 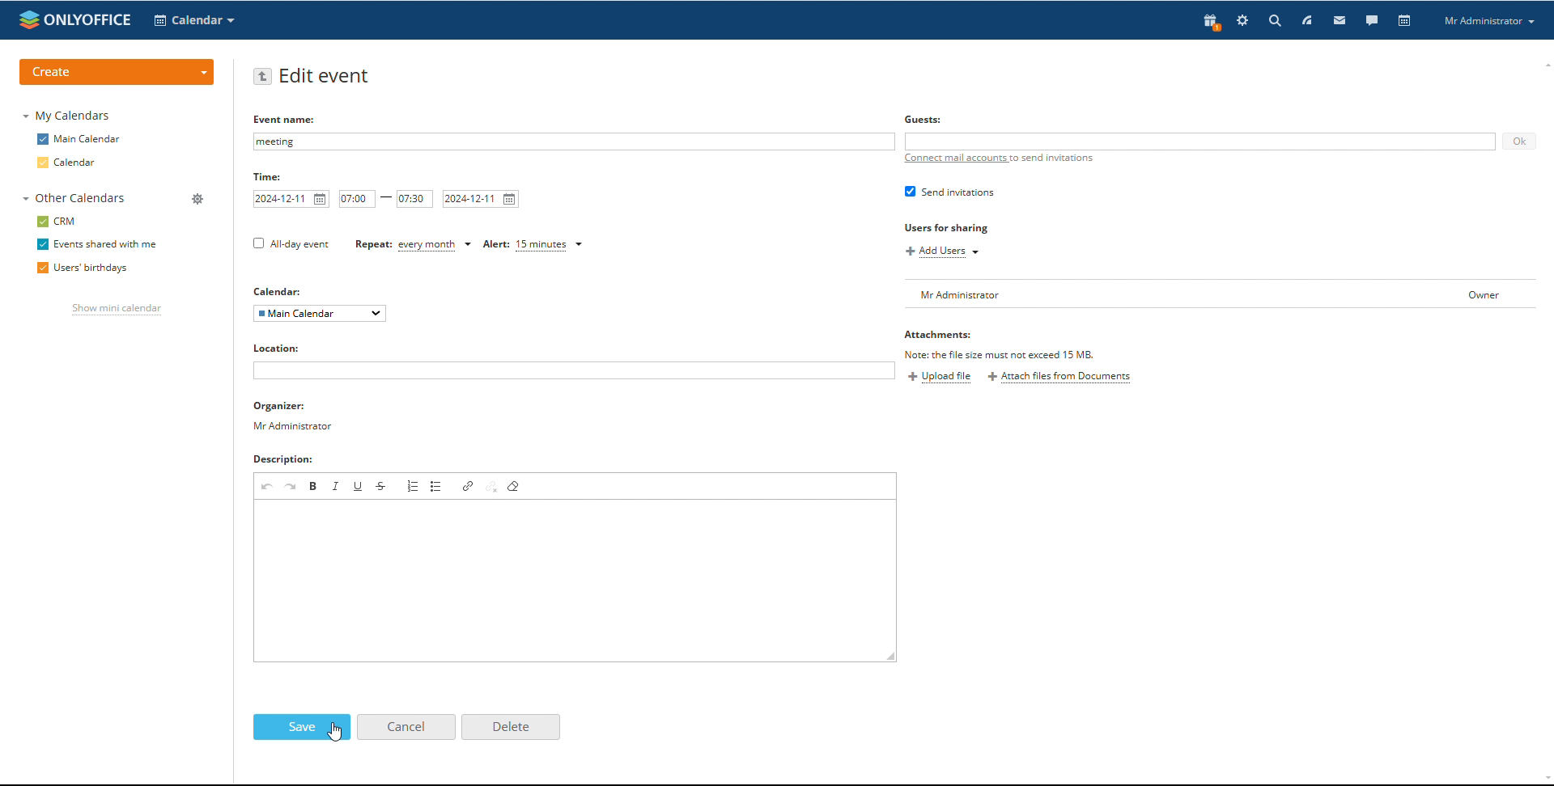 I want to click on add description, so click(x=575, y=581).